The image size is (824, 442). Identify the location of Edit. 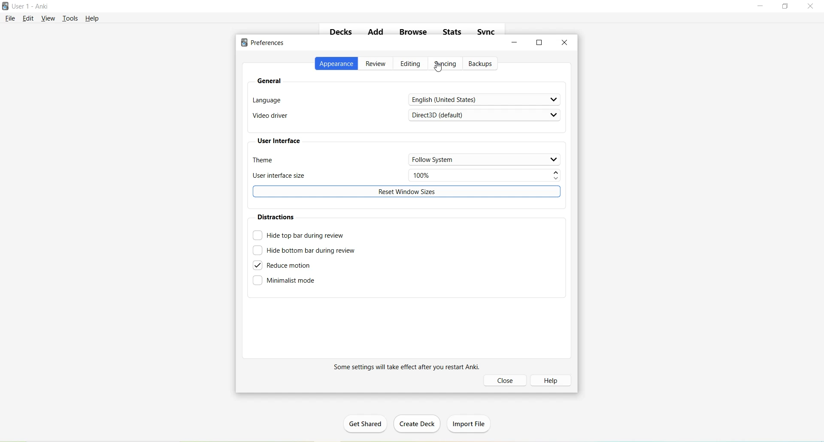
(30, 18).